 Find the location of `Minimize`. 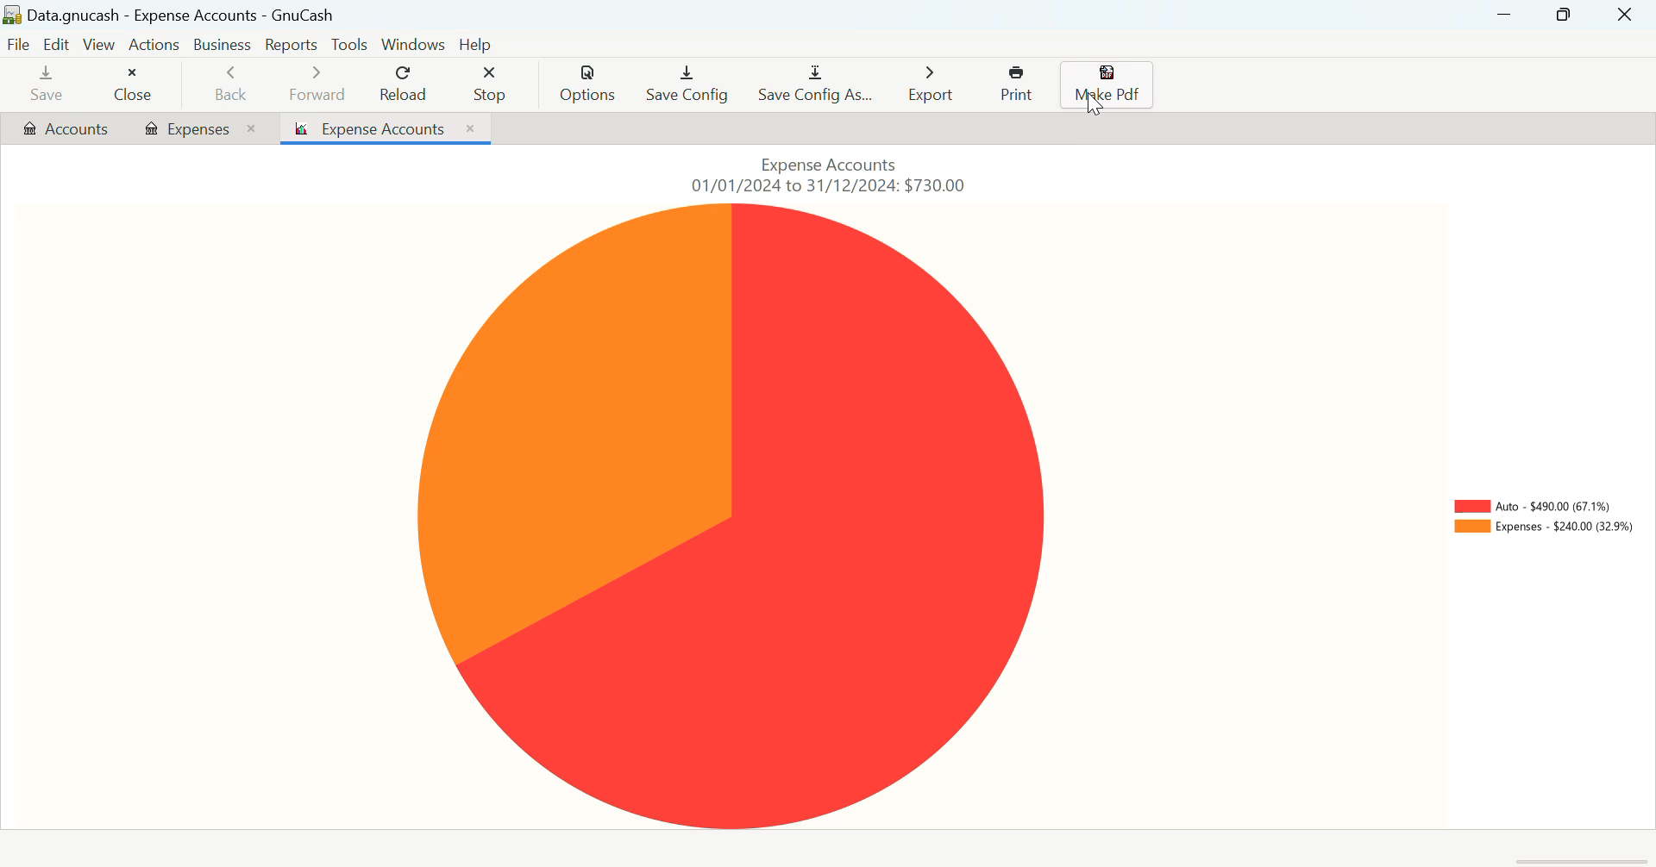

Minimize is located at coordinates (1563, 14).